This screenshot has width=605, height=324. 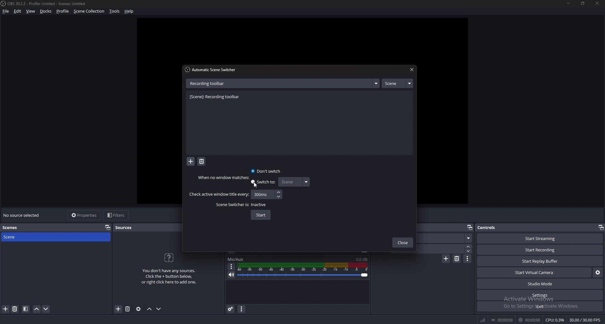 What do you see at coordinates (149, 309) in the screenshot?
I see `move source up` at bounding box center [149, 309].